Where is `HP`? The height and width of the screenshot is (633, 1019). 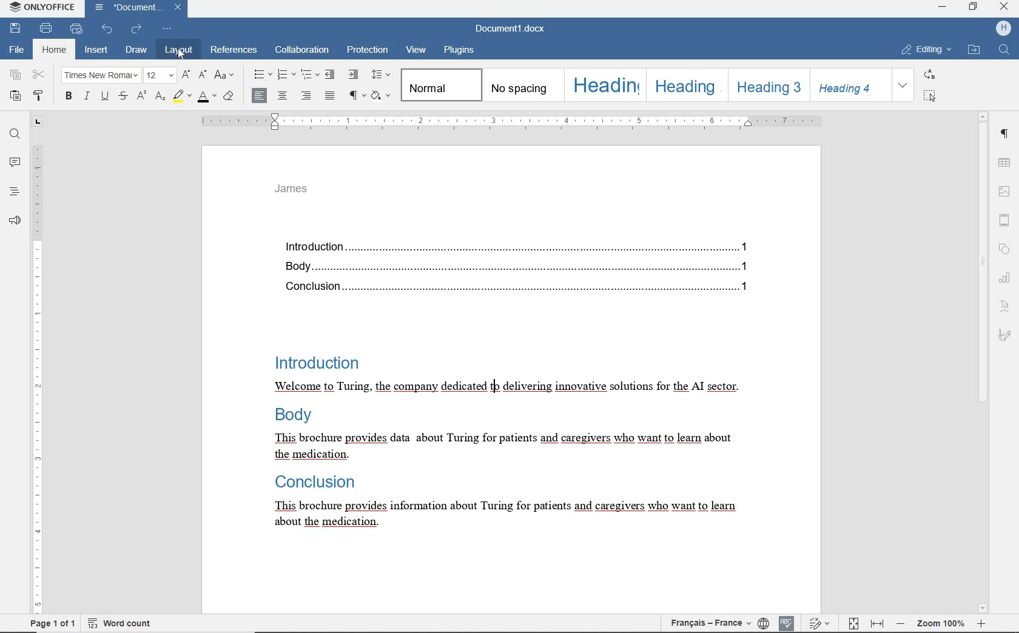 HP is located at coordinates (1003, 29).